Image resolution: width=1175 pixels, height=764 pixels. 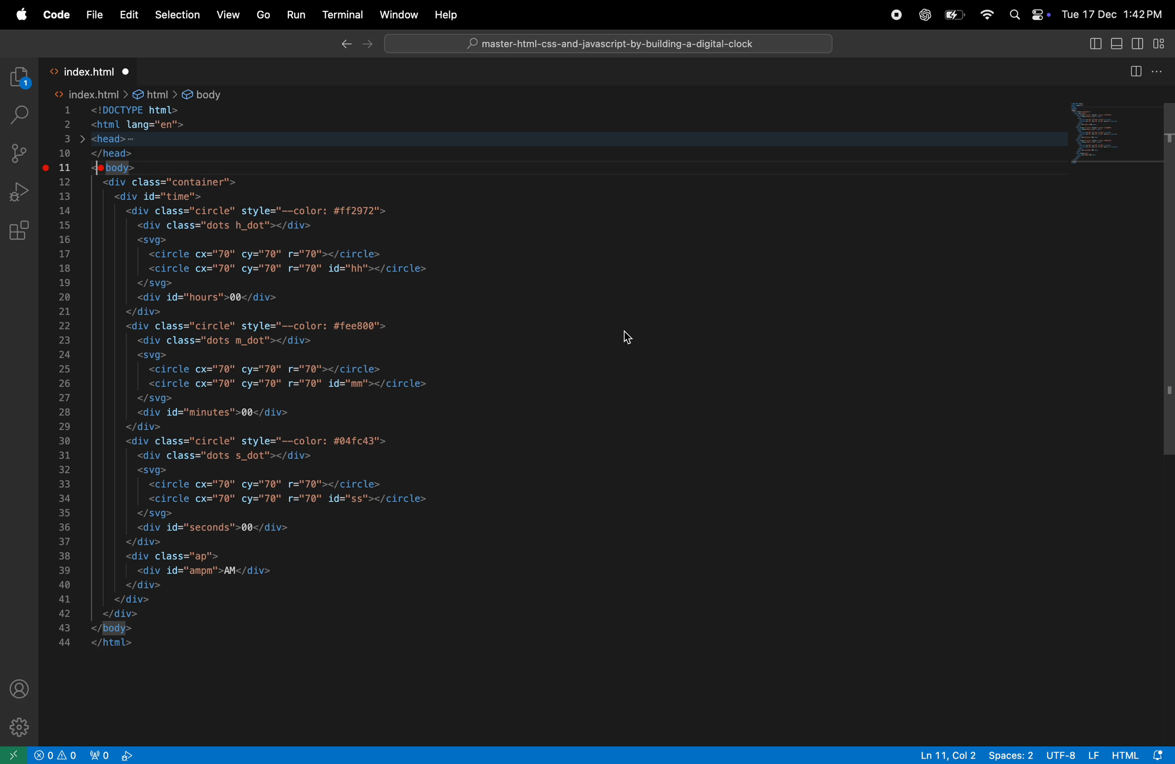 What do you see at coordinates (954, 17) in the screenshot?
I see `battery` at bounding box center [954, 17].